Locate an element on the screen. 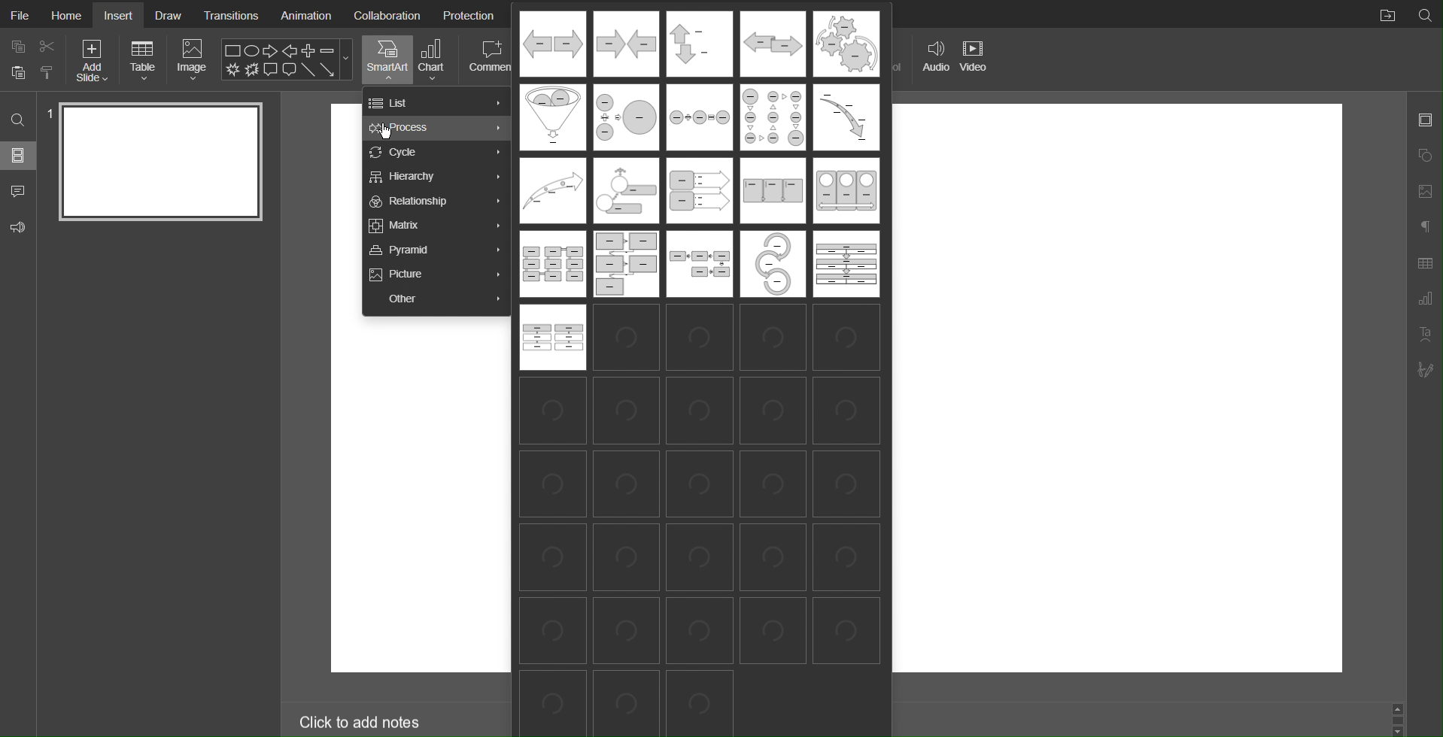 The image size is (1443, 737). copy is located at coordinates (17, 45).